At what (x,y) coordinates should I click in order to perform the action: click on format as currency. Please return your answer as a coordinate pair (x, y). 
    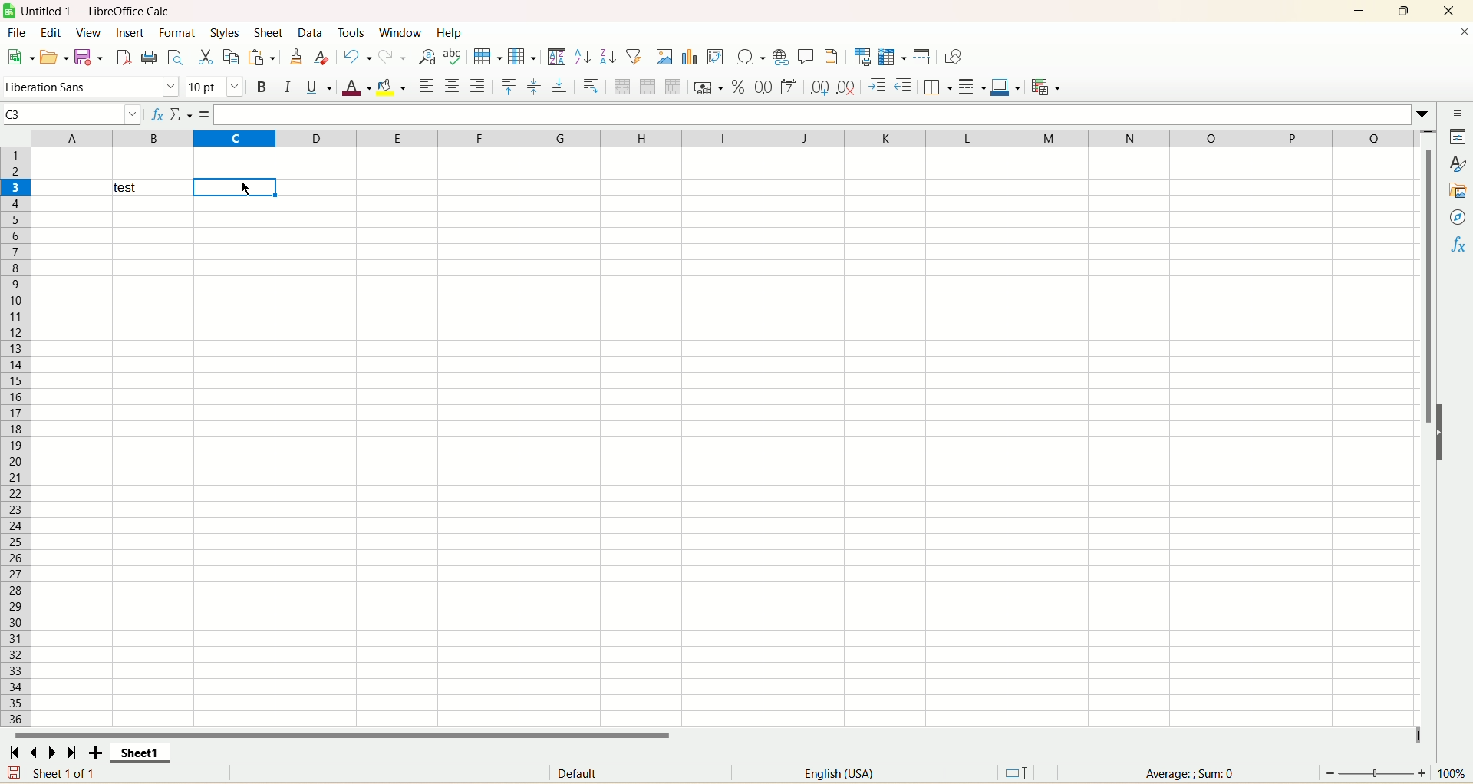
    Looking at the image, I should click on (710, 87).